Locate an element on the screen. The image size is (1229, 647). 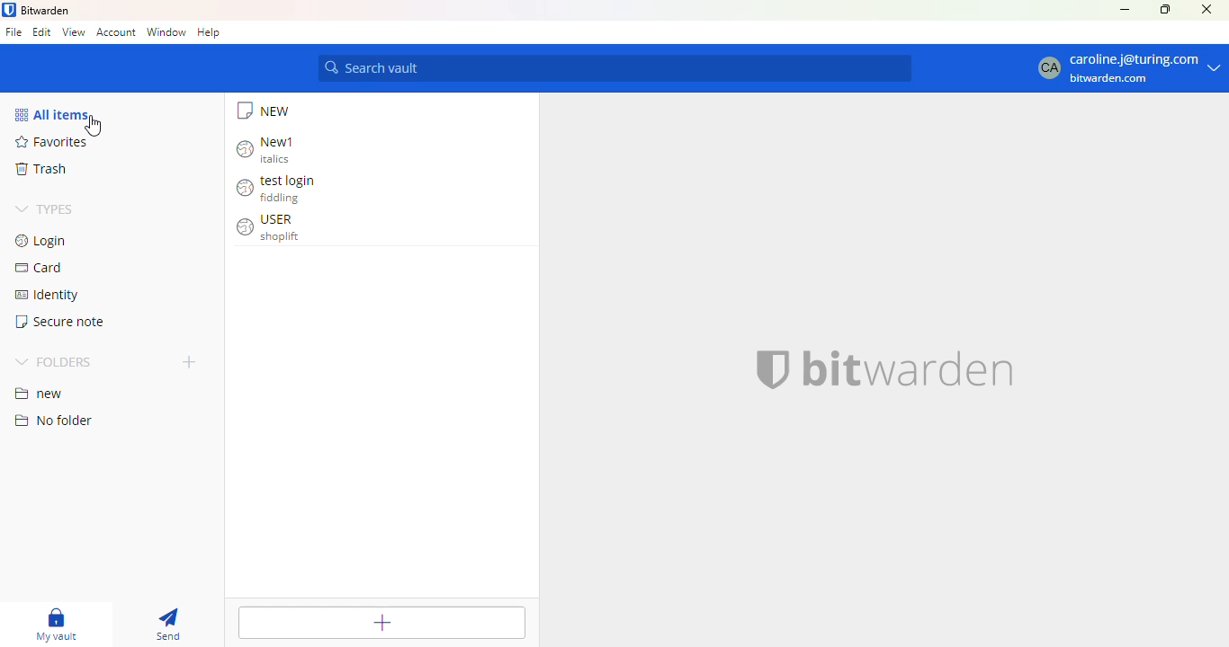
New1 italics is located at coordinates (264, 150).